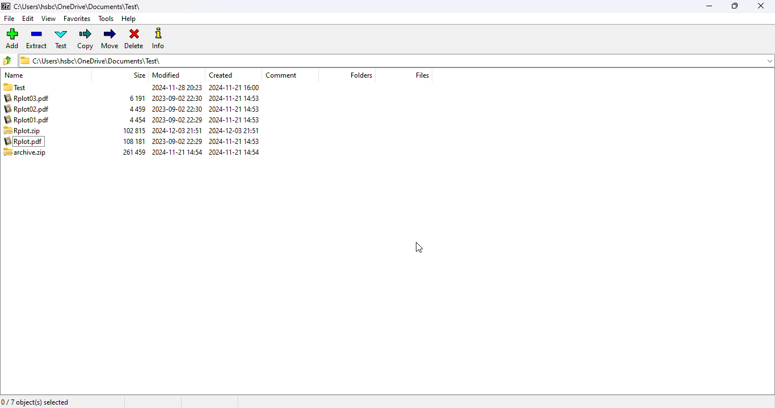 Image resolution: width=775 pixels, height=408 pixels. What do you see at coordinates (9, 19) in the screenshot?
I see `file` at bounding box center [9, 19].